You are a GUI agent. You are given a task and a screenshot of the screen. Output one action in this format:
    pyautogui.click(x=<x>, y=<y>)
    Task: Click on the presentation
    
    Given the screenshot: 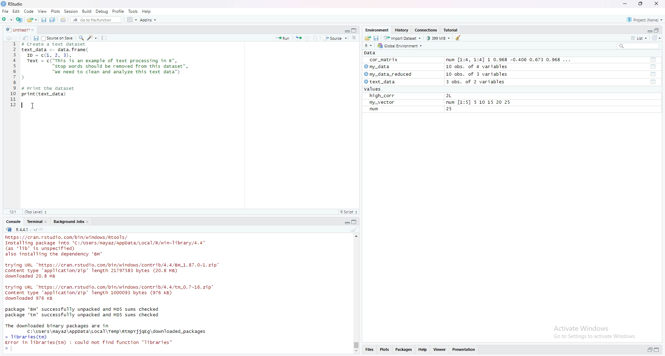 What is the action you would take?
    pyautogui.click(x=465, y=349)
    